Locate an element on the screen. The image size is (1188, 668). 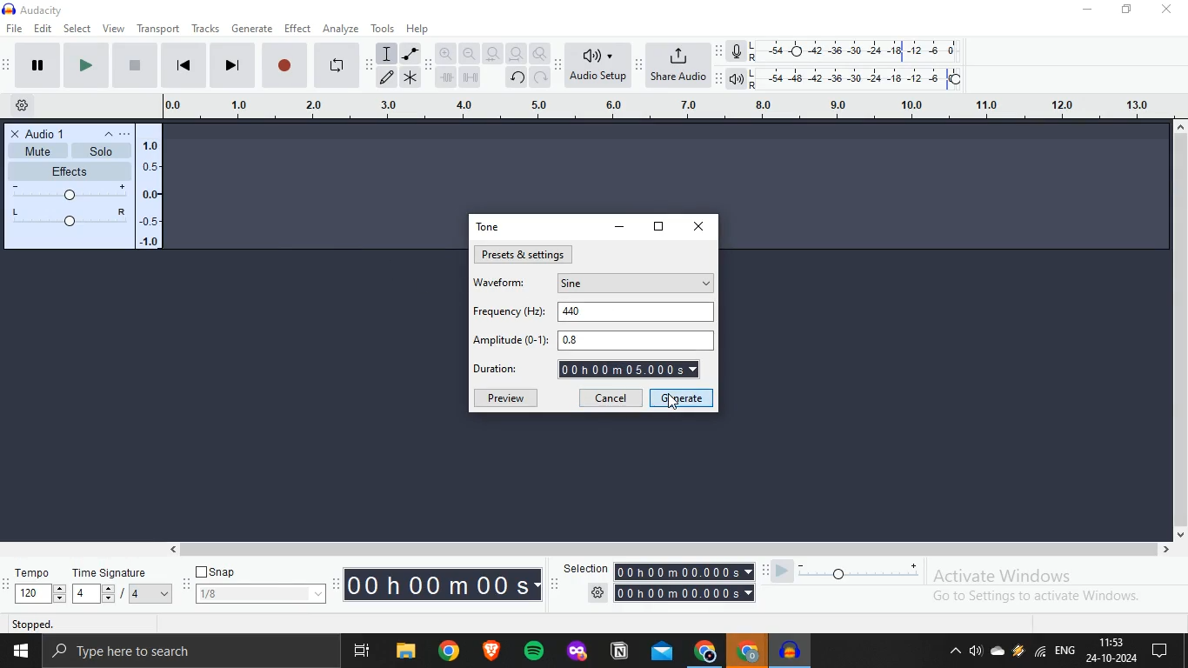
Preview is located at coordinates (507, 397).